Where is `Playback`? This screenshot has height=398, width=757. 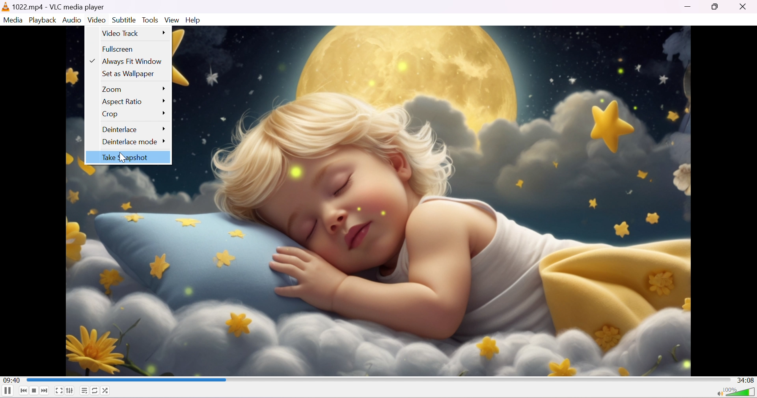 Playback is located at coordinates (43, 20).